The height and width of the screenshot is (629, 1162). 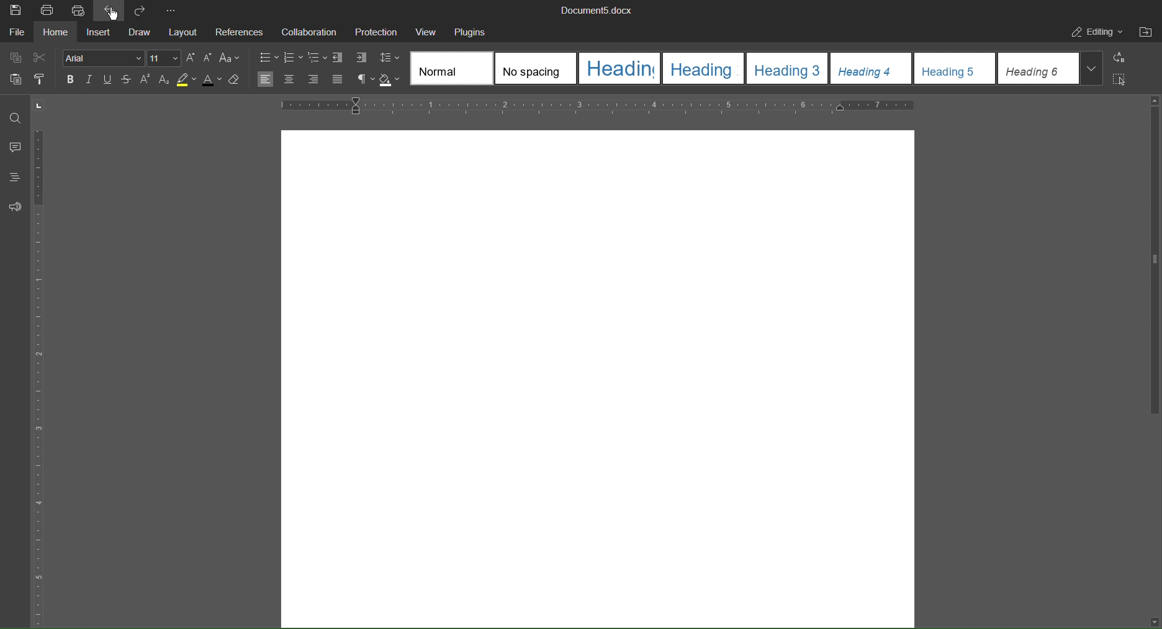 I want to click on Plugins, so click(x=471, y=32).